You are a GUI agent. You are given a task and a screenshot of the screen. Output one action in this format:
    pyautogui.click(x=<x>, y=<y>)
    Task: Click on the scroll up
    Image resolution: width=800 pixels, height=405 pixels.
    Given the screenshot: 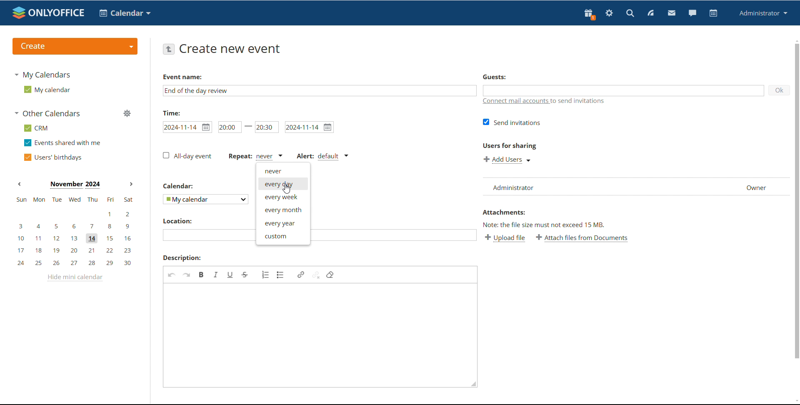 What is the action you would take?
    pyautogui.click(x=795, y=40)
    